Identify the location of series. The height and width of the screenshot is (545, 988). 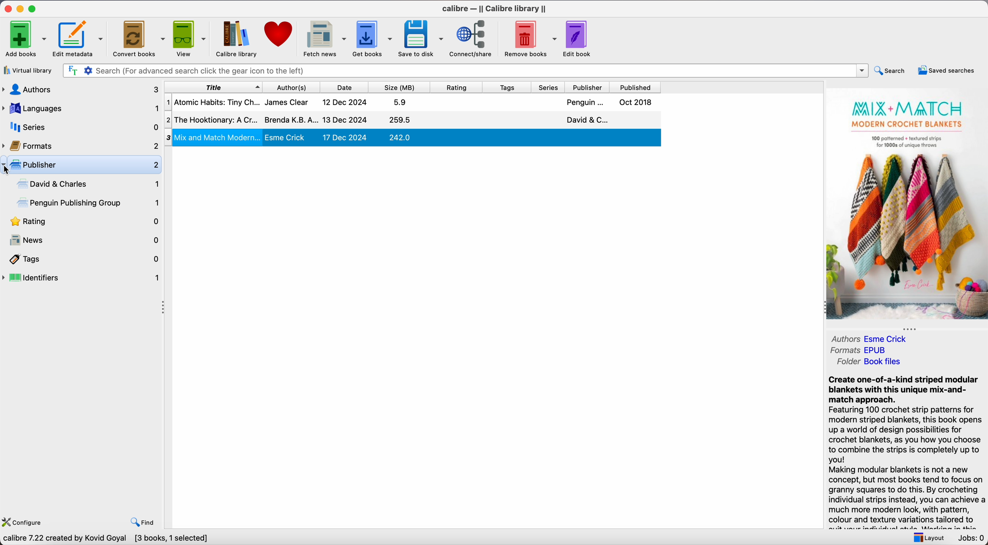
(550, 87).